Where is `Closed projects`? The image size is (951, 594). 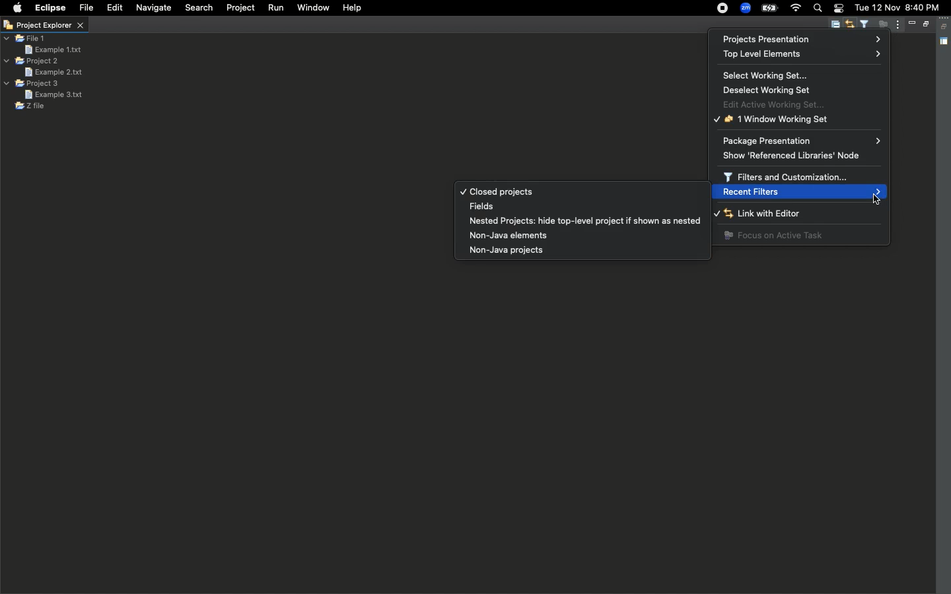 Closed projects is located at coordinates (536, 191).